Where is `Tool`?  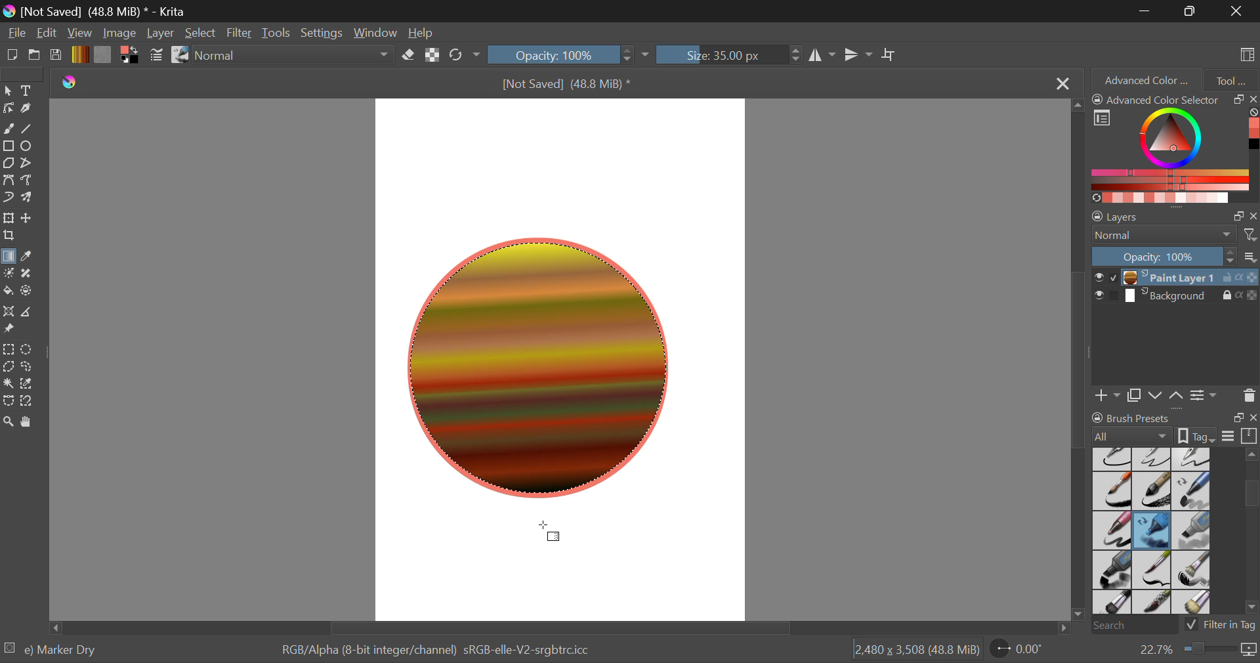 Tool is located at coordinates (8, 381).